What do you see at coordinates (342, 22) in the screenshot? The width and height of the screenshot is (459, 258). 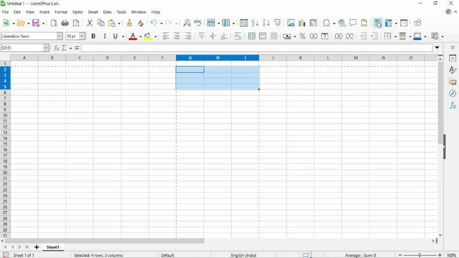 I see `Insert hyperlink` at bounding box center [342, 22].